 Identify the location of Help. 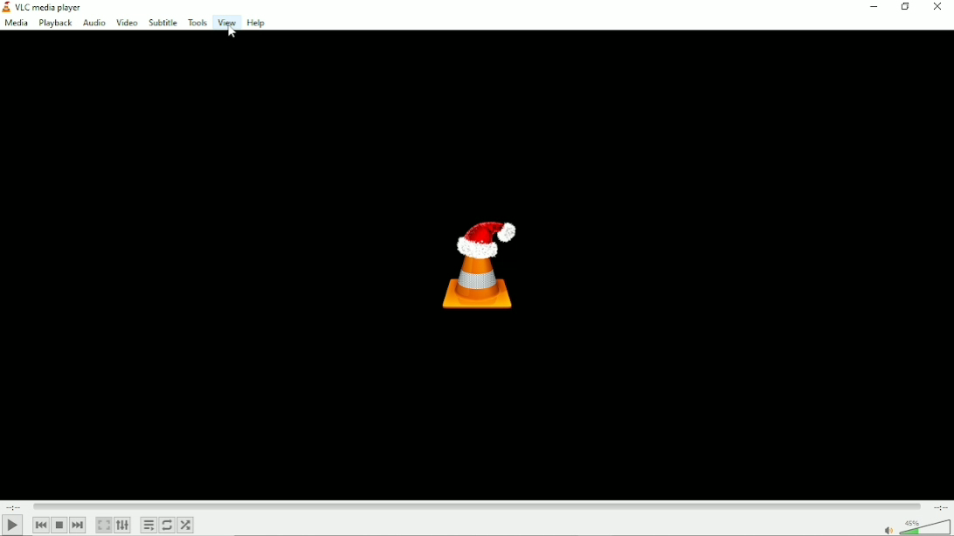
(255, 23).